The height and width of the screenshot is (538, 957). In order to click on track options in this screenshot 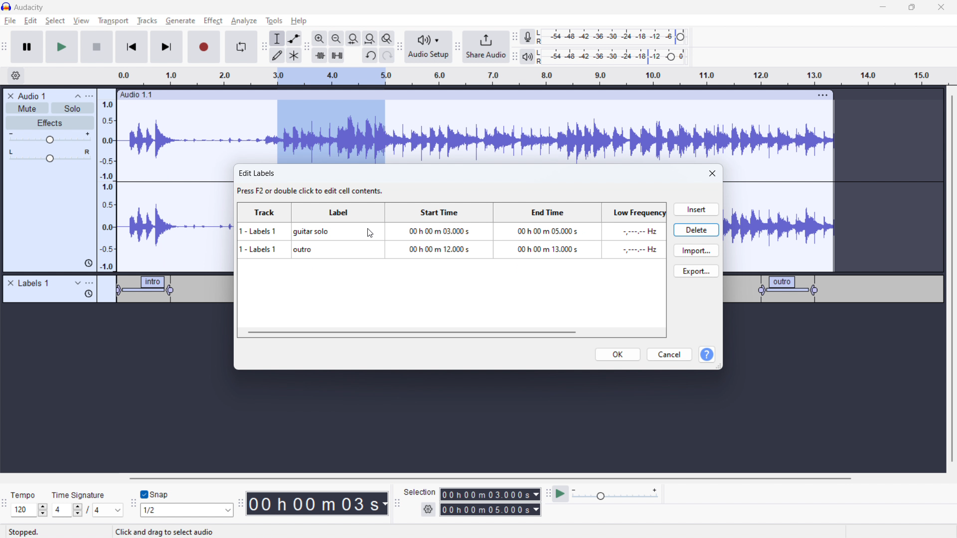, I will do `click(824, 94)`.